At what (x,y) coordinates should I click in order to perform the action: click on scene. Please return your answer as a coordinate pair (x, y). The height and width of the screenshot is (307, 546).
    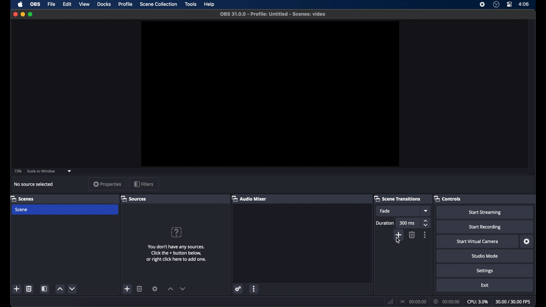
    Looking at the image, I should click on (22, 198).